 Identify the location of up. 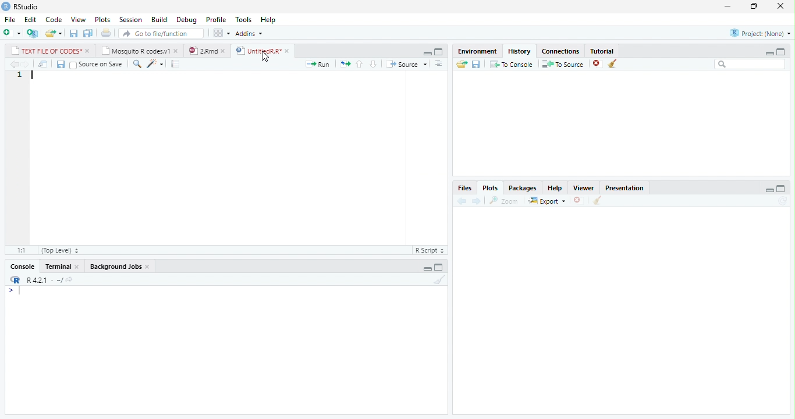
(360, 65).